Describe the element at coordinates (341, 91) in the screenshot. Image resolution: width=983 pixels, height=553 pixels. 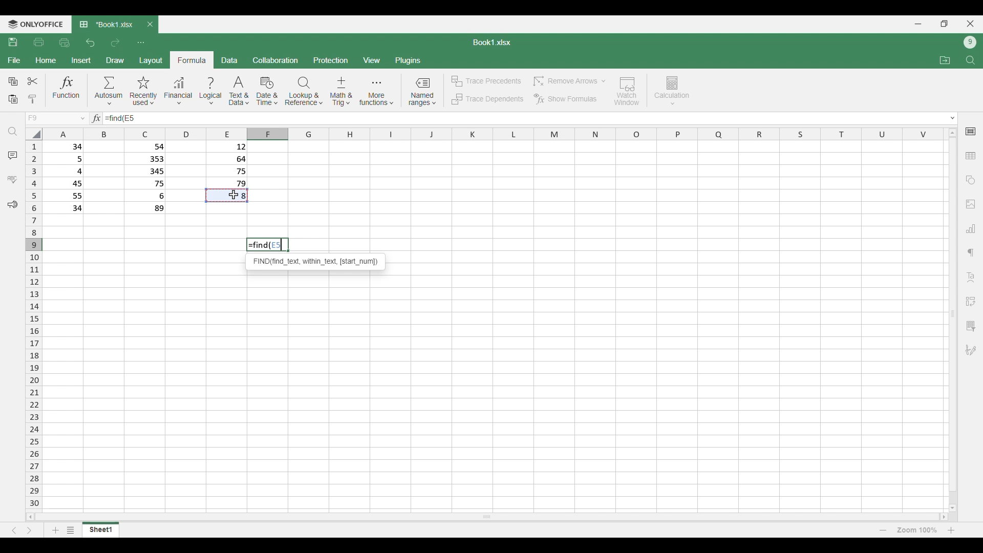
I see `Math and trig` at that location.